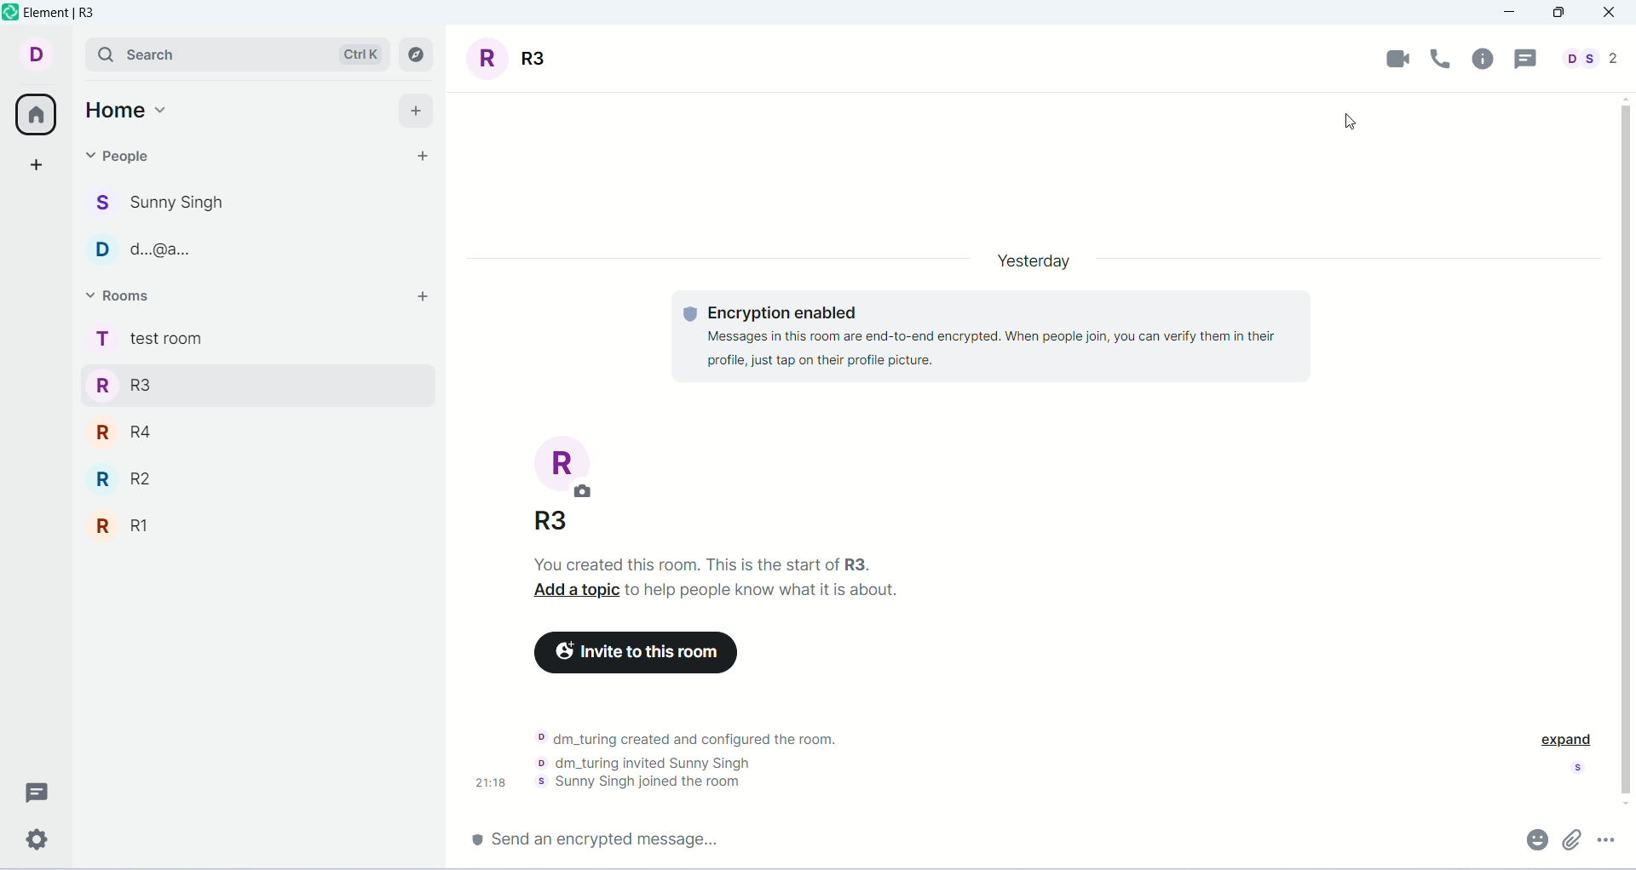 This screenshot has width=1636, height=870. What do you see at coordinates (418, 54) in the screenshot?
I see `explore rooms` at bounding box center [418, 54].